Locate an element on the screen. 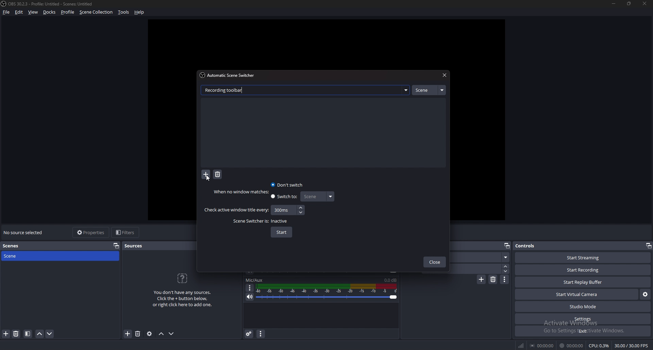  duration is located at coordinates (480, 268).